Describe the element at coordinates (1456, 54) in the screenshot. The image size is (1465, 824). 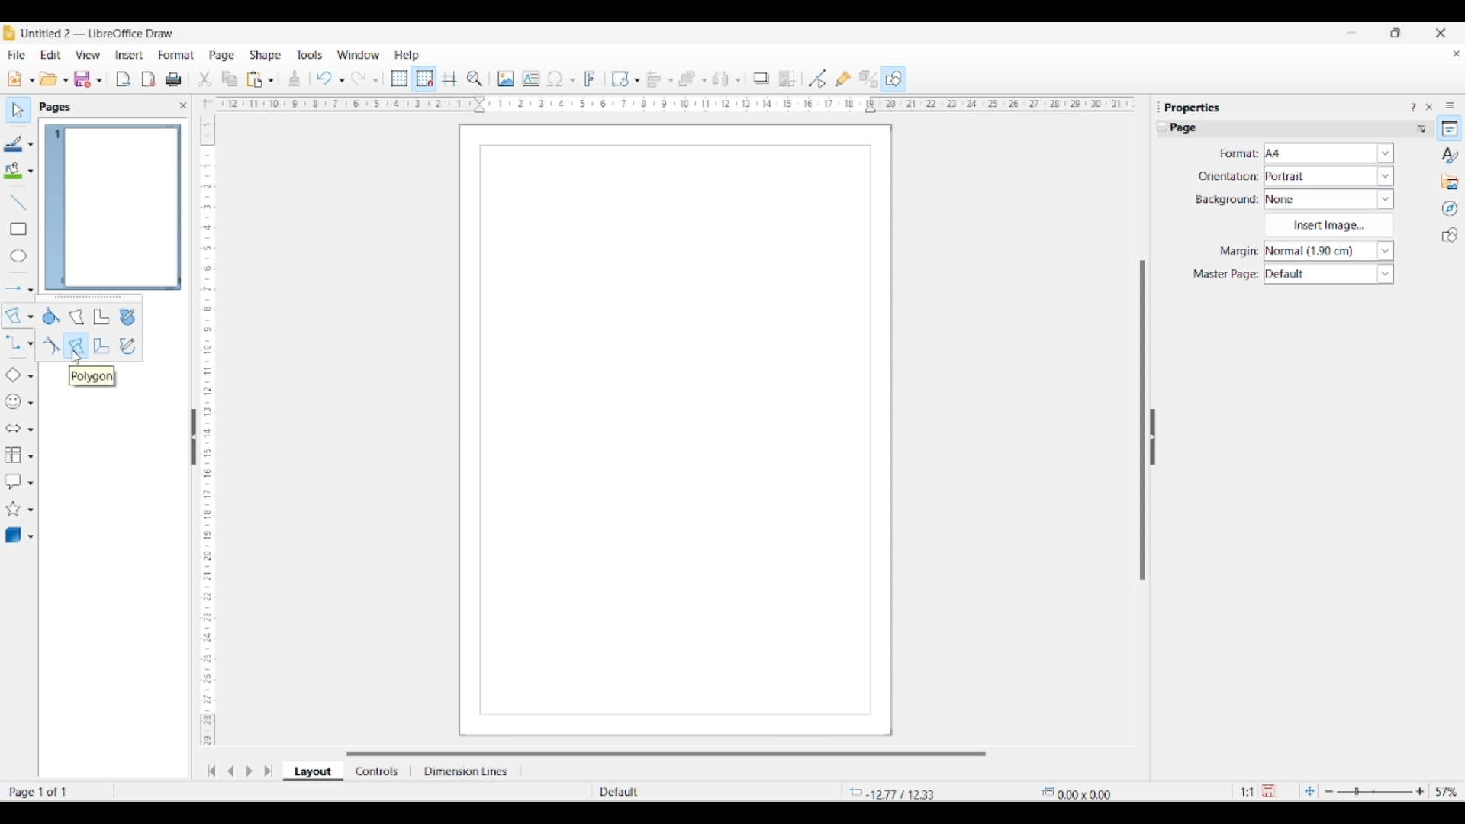
I see `Close current document ` at that location.